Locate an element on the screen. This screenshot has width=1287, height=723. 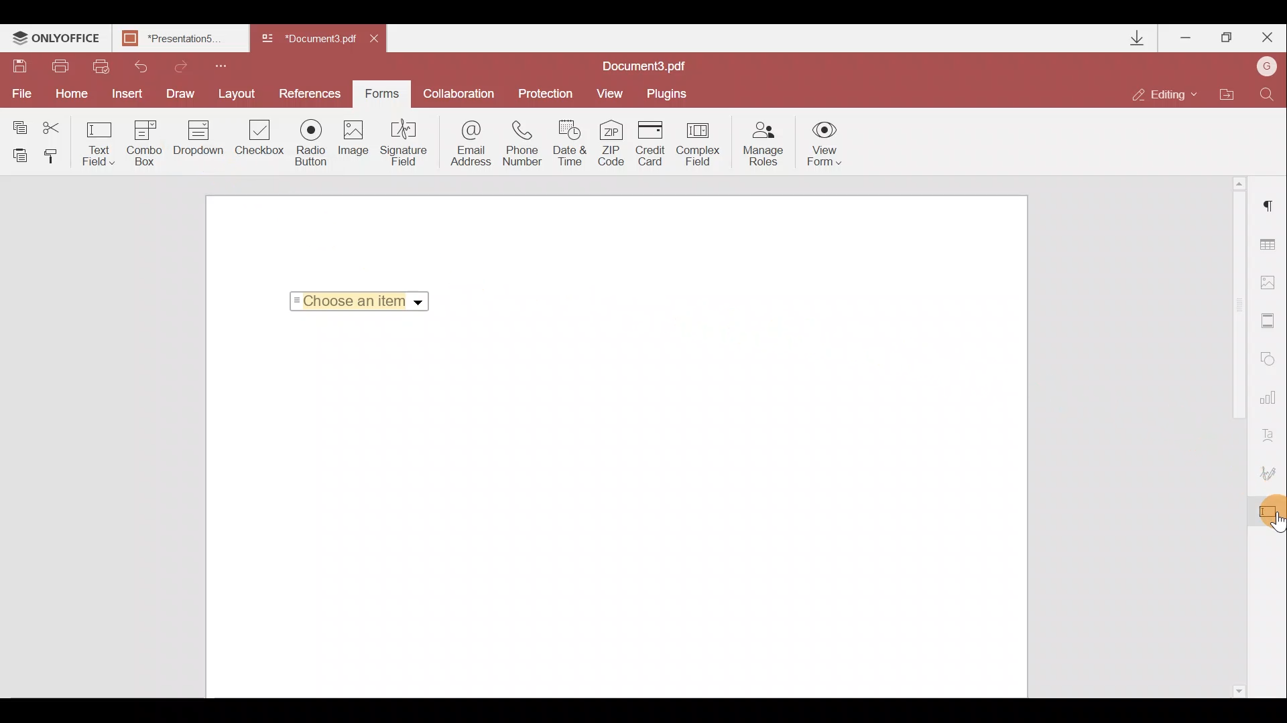
Insert is located at coordinates (130, 94).